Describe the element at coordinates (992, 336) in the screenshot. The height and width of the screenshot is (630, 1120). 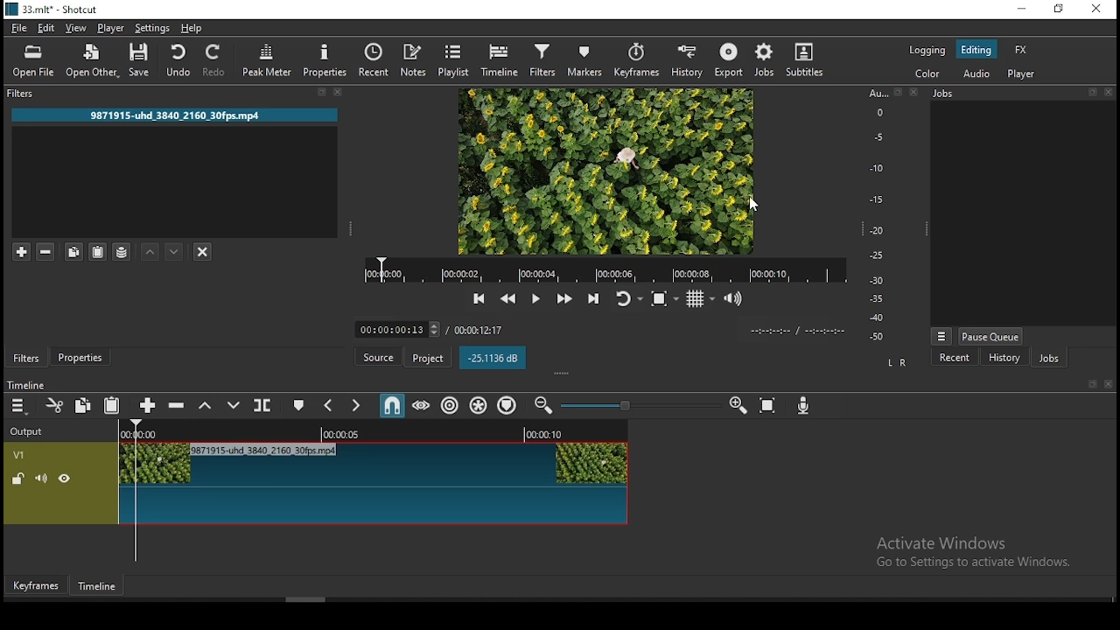
I see `pause queue` at that location.